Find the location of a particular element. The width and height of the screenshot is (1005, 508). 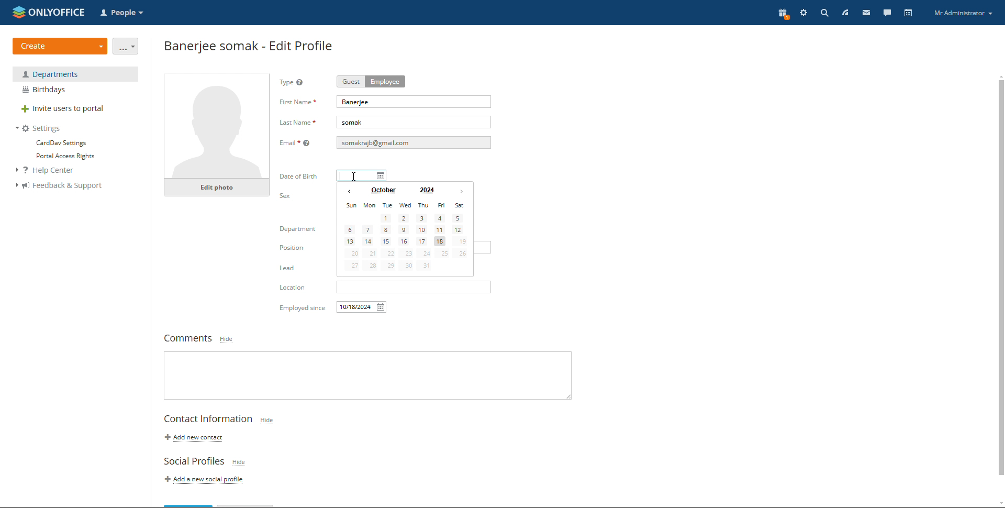

first name is located at coordinates (414, 102).